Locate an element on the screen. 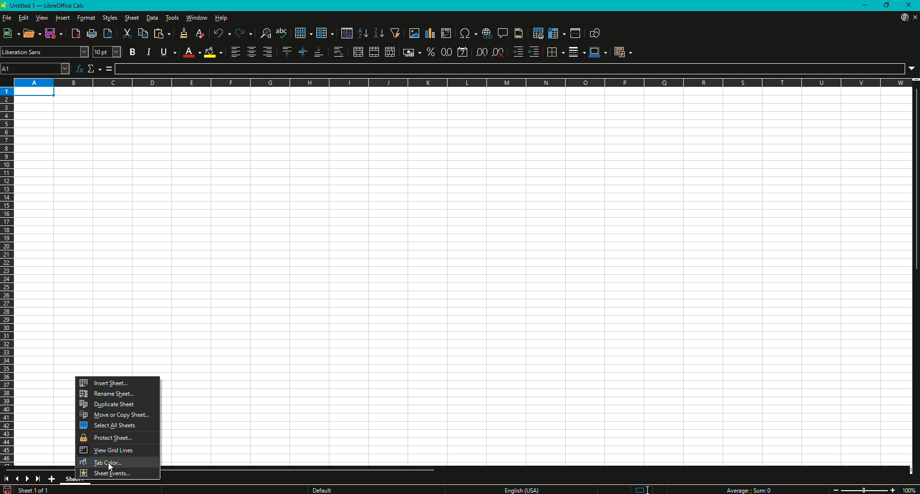 Image resolution: width=920 pixels, height=494 pixels. Decrease Indent is located at coordinates (534, 52).